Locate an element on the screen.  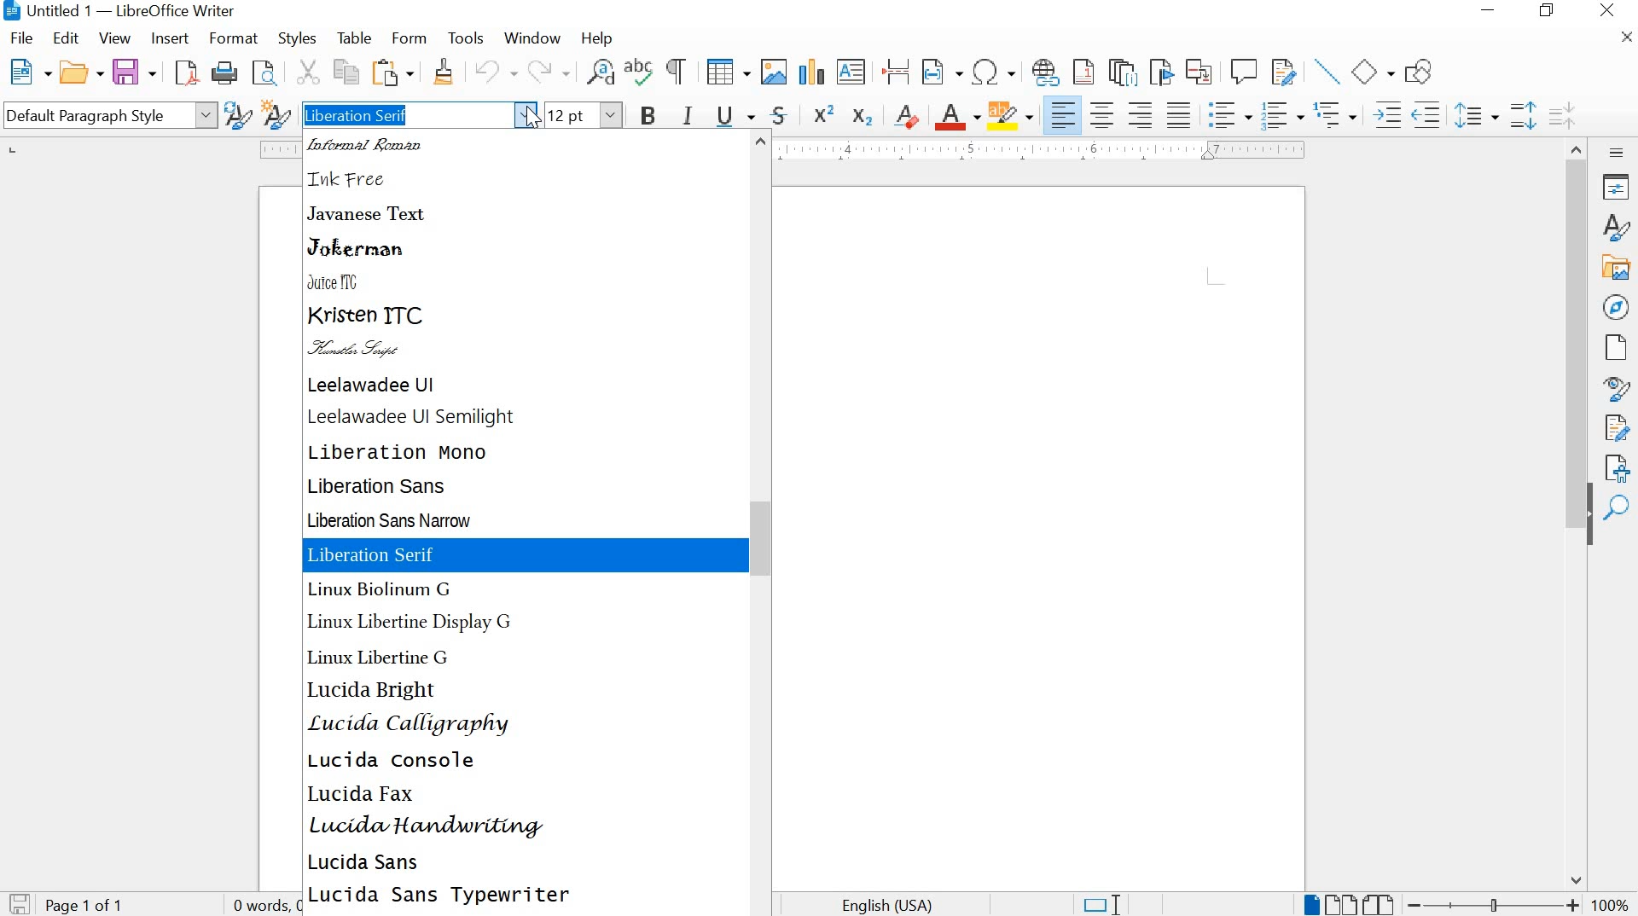
FORM is located at coordinates (409, 38).